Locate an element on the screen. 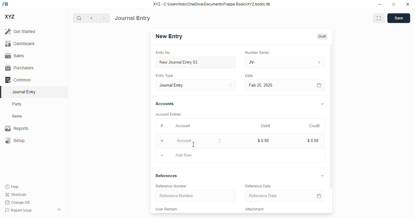 The image size is (415, 218). cursor is located at coordinates (194, 144).